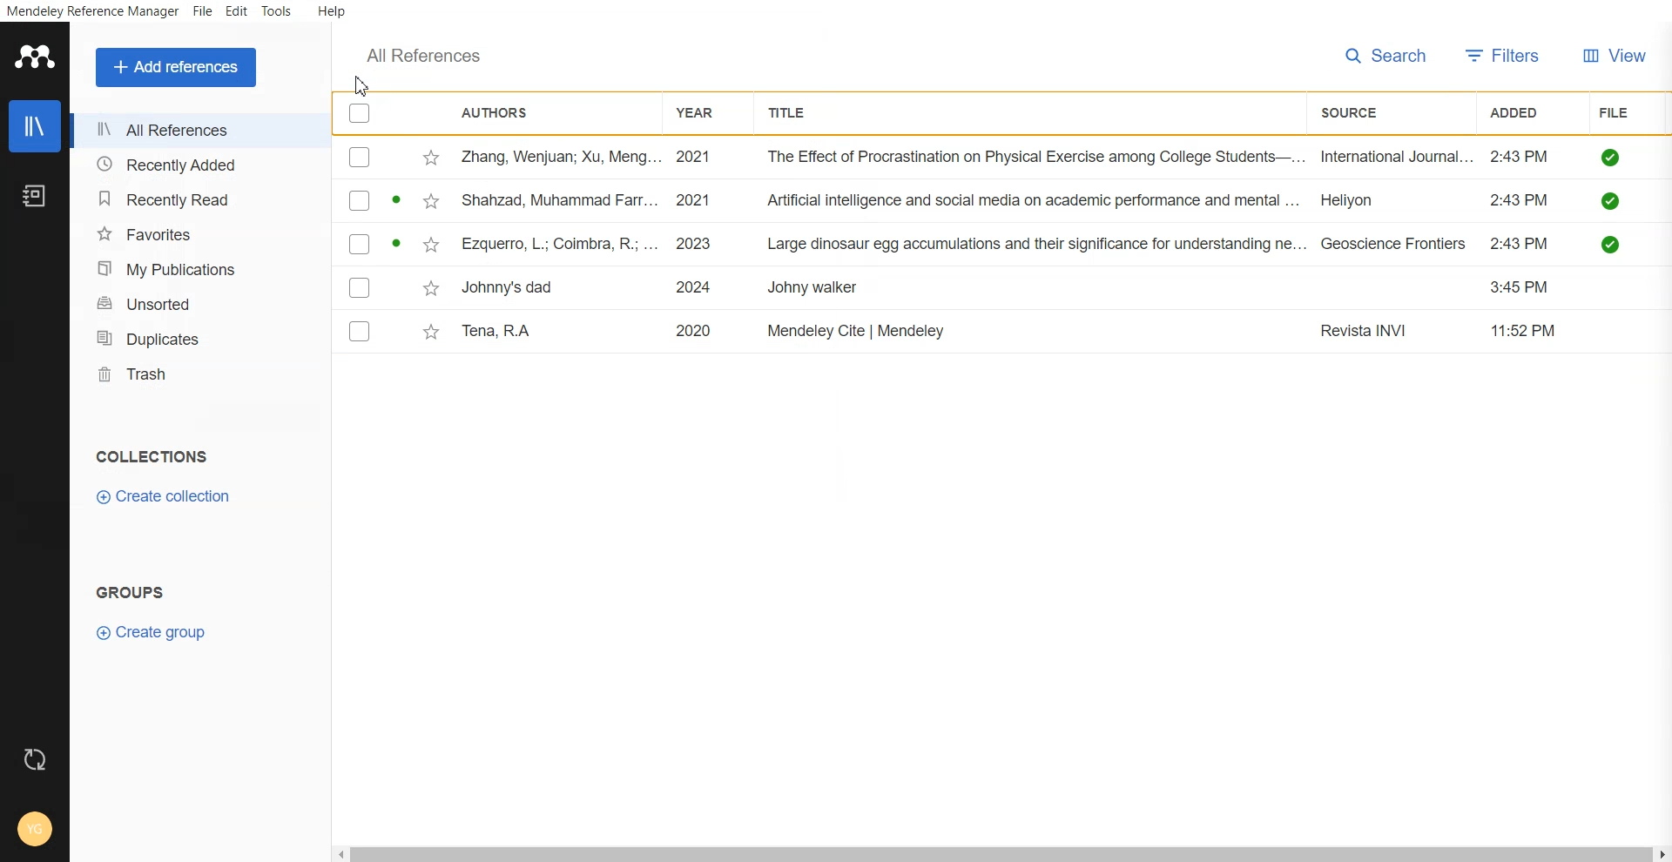 The width and height of the screenshot is (1672, 862). What do you see at coordinates (1036, 245) in the screenshot?
I see `Large dinosaur egg accumulations and their significance for understanding ne...` at bounding box center [1036, 245].